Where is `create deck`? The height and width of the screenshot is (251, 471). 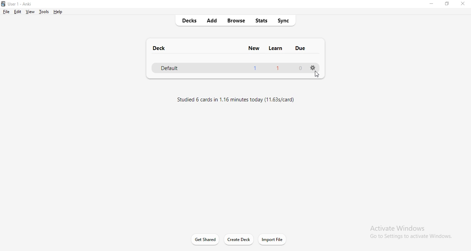 create deck is located at coordinates (242, 239).